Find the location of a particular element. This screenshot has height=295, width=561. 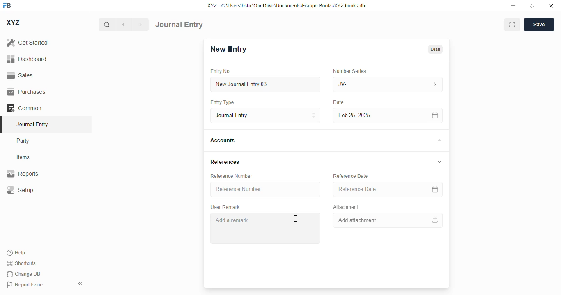

number series information is located at coordinates (436, 85).